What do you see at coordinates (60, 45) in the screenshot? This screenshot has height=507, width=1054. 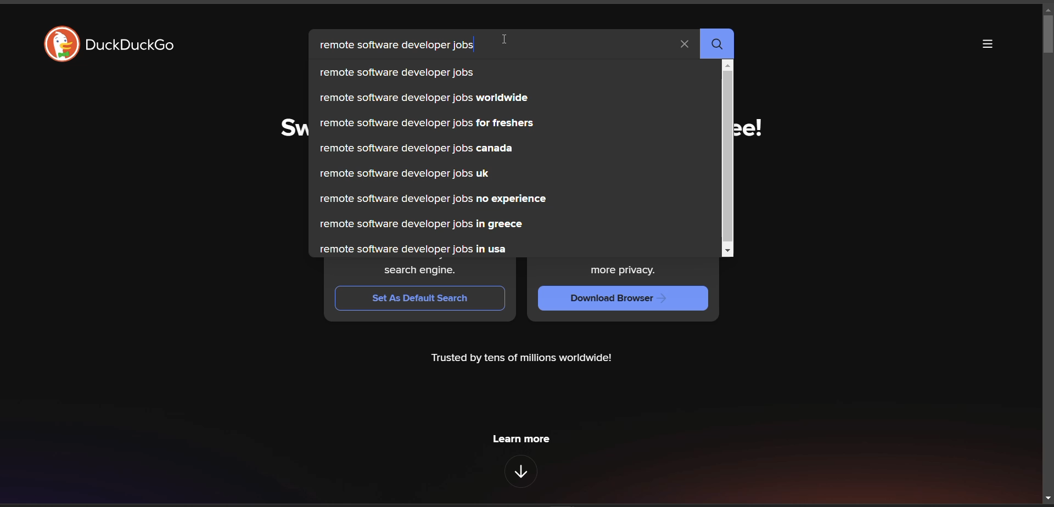 I see `DuckDuckGo Logo` at bounding box center [60, 45].